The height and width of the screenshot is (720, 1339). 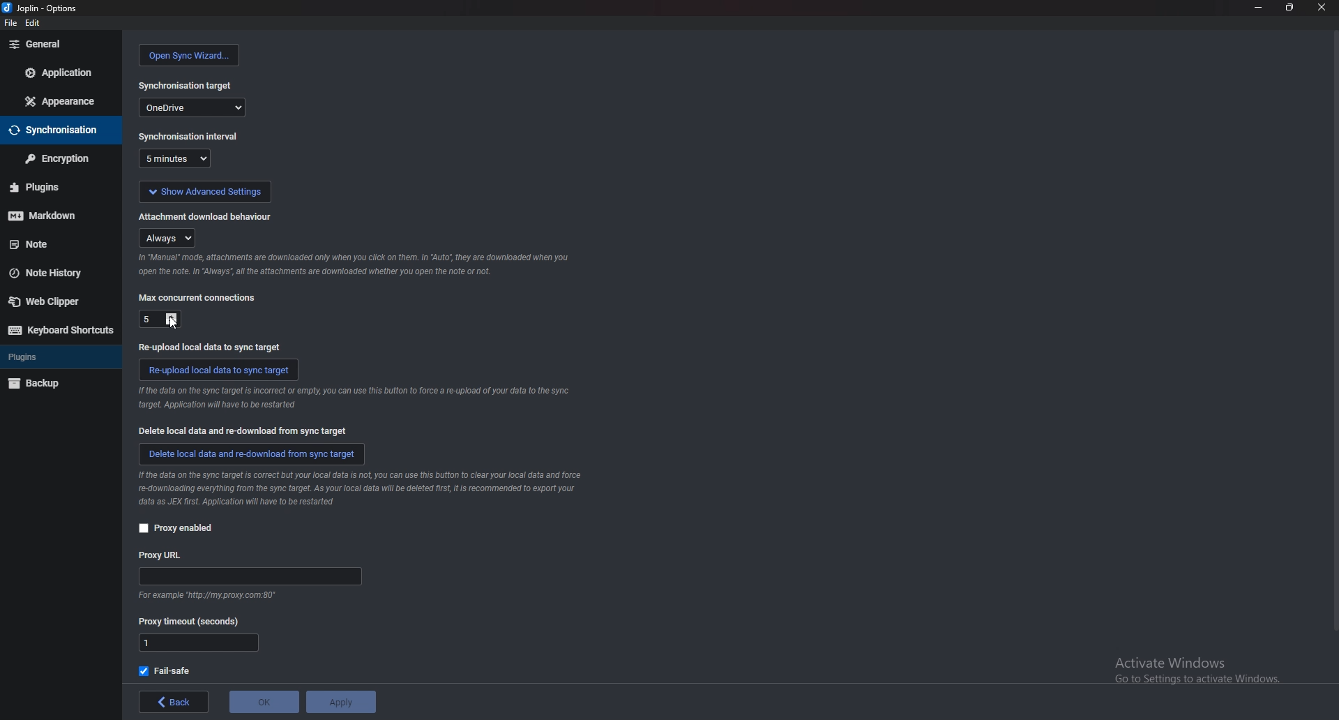 I want to click on attachment download behaviour, so click(x=212, y=217).